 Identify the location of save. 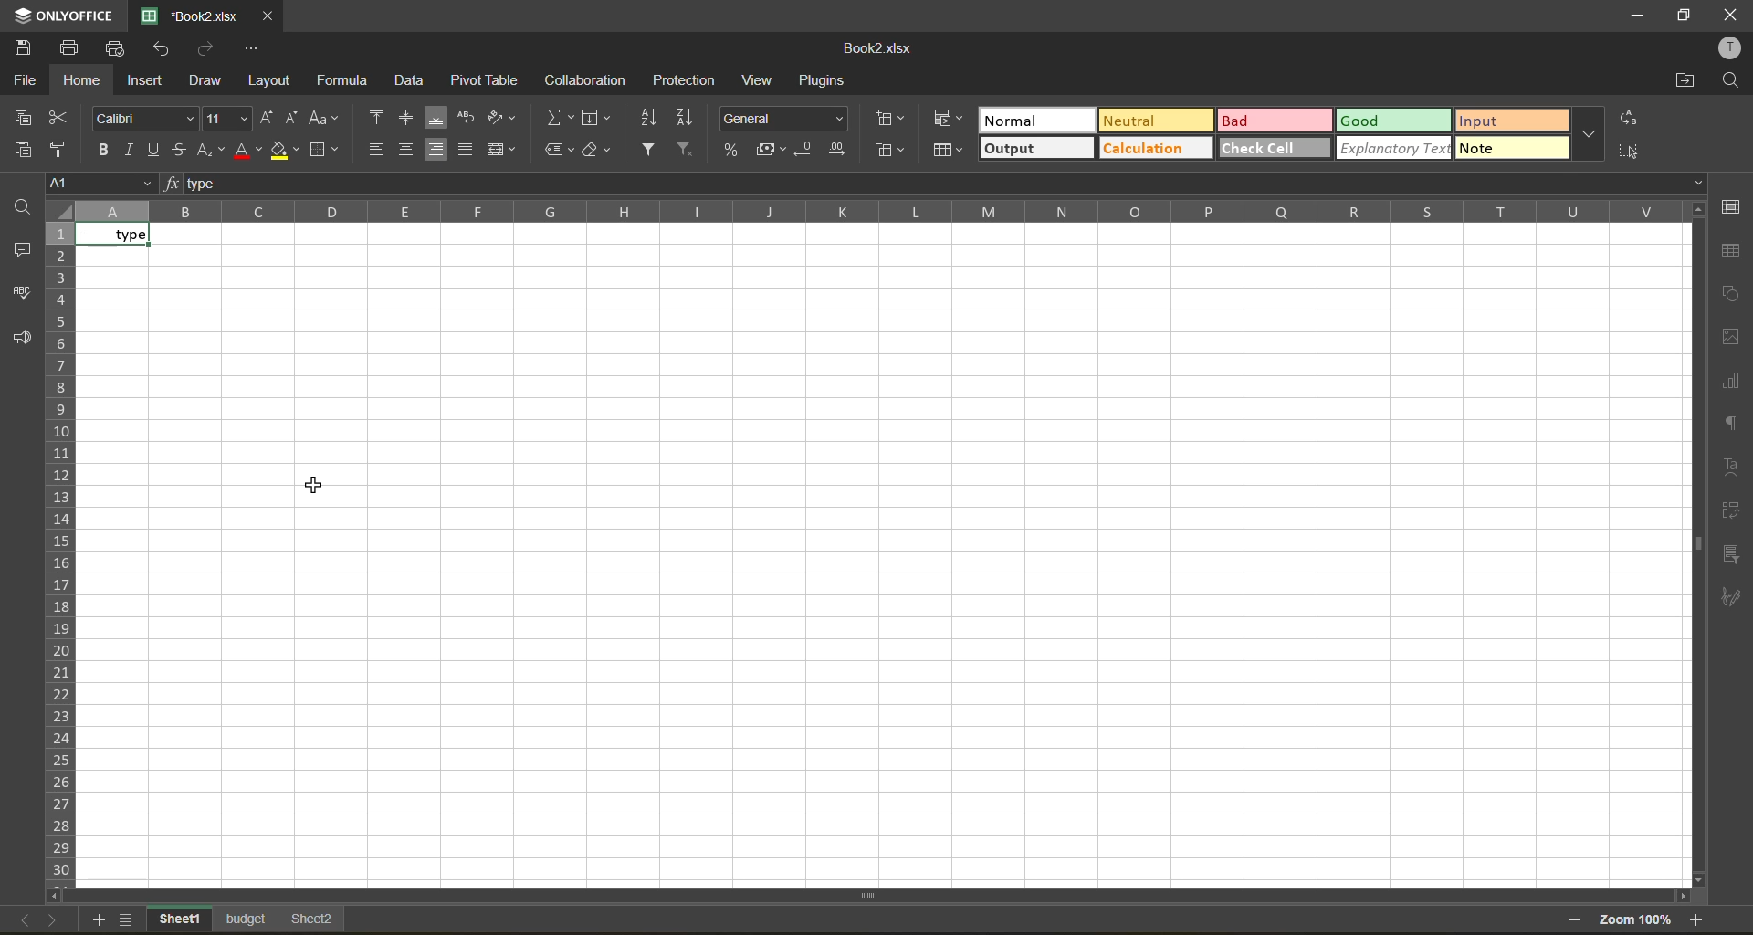
(30, 48).